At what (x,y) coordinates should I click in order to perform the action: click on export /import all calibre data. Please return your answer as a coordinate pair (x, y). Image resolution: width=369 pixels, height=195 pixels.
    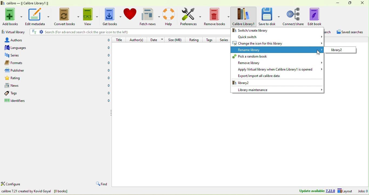
    Looking at the image, I should click on (257, 76).